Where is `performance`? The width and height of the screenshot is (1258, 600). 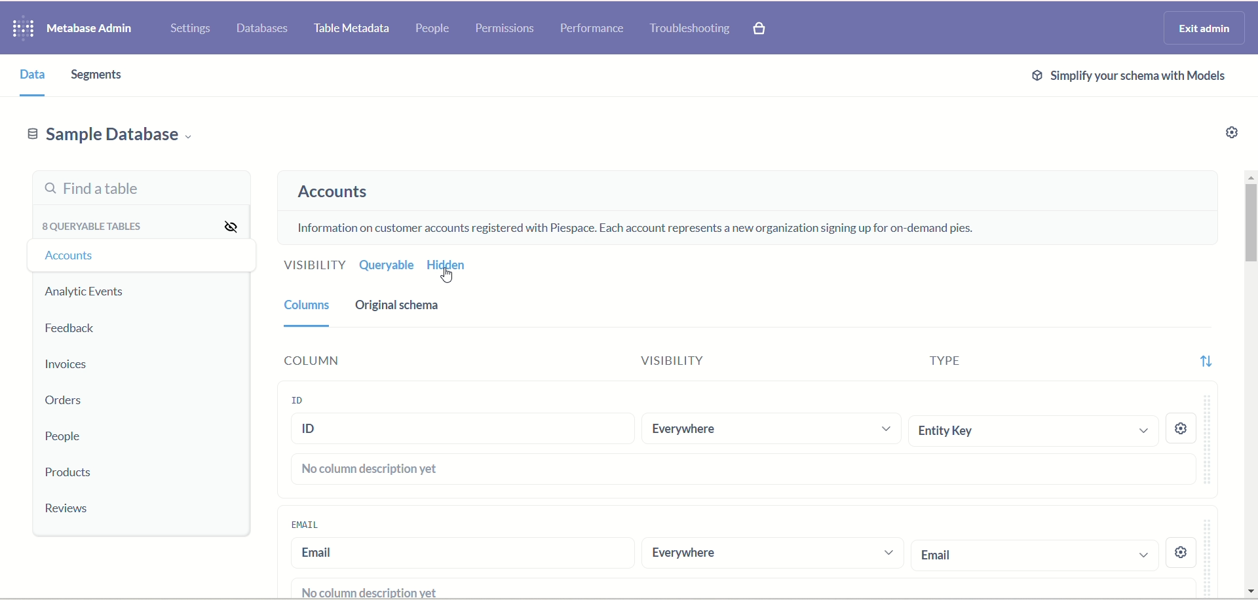
performance is located at coordinates (592, 30).